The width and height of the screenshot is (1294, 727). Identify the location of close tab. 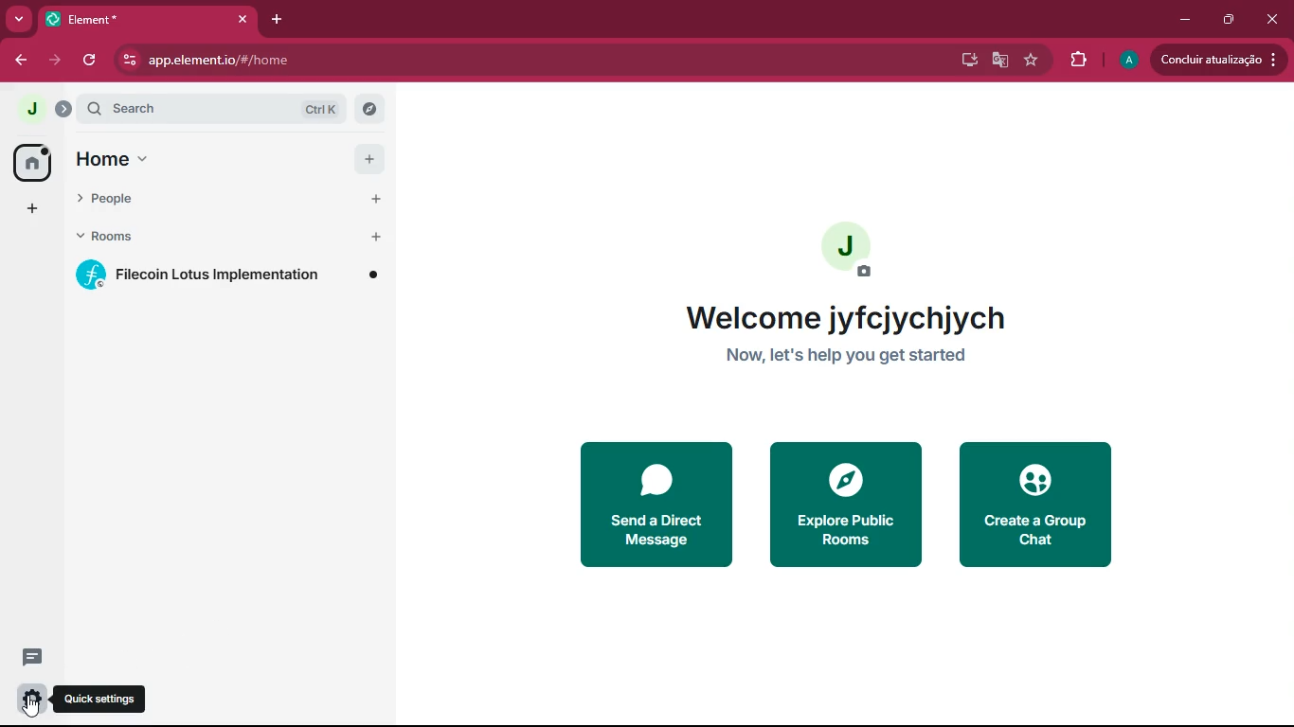
(243, 20).